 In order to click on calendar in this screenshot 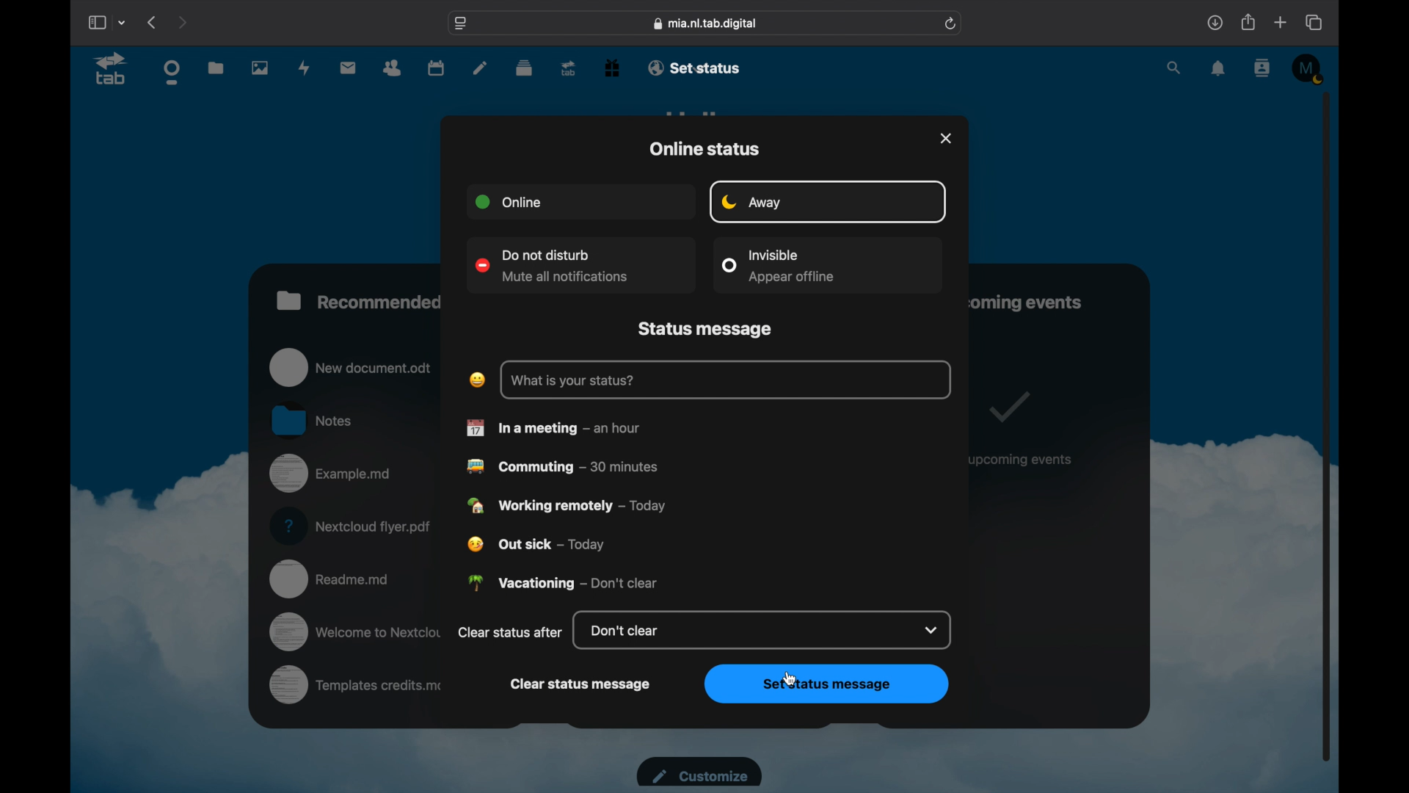, I will do `click(436, 67)`.